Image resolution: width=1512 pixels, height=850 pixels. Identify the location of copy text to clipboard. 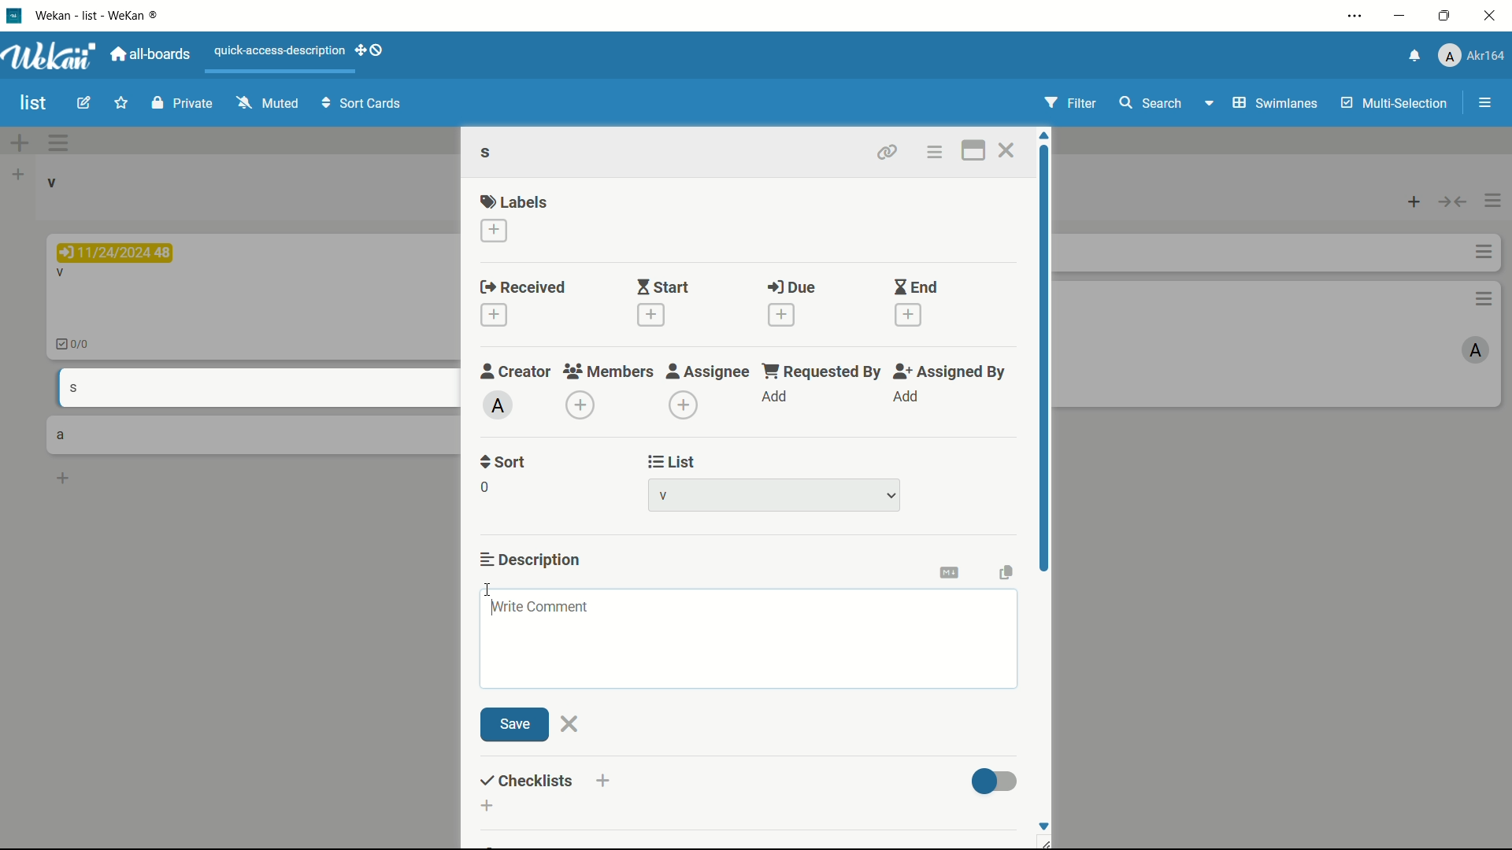
(1007, 573).